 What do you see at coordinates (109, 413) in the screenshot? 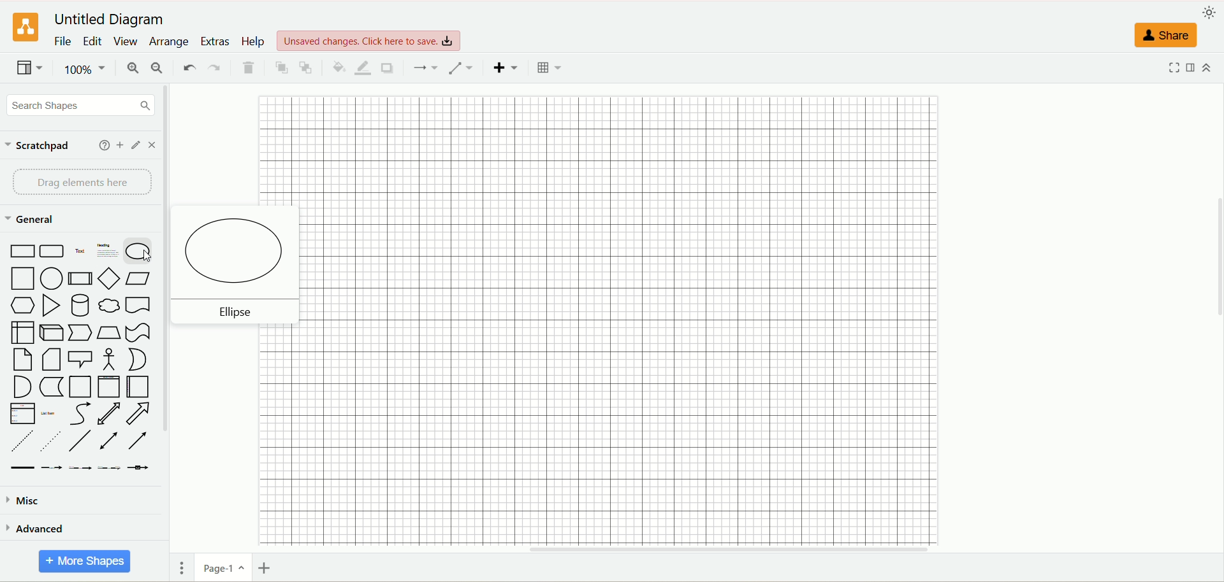
I see `bidirectional arrow` at bounding box center [109, 413].